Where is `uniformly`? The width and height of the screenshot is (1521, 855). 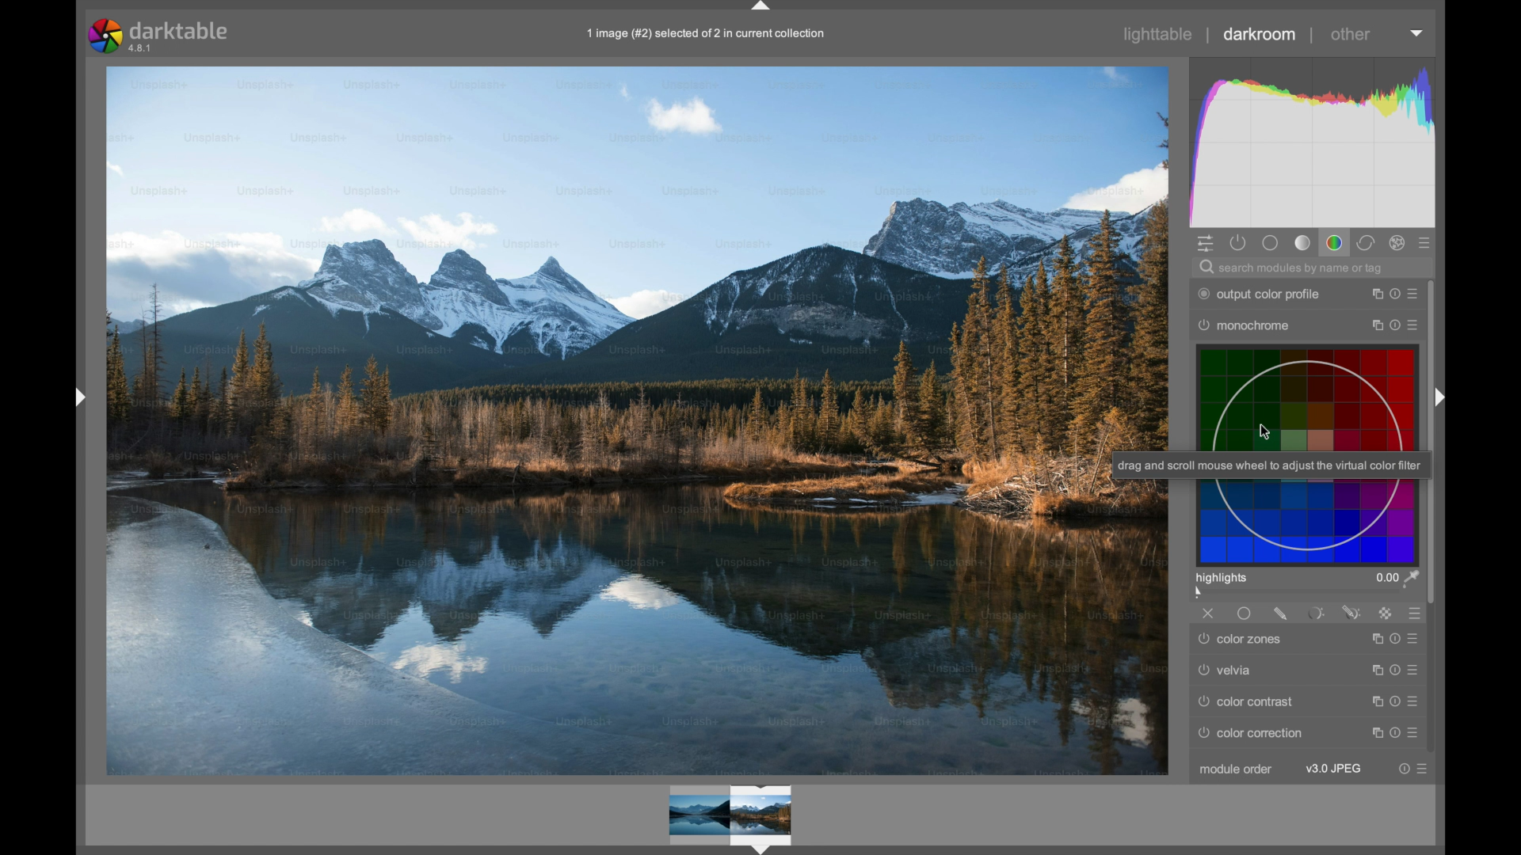
uniformly is located at coordinates (1245, 614).